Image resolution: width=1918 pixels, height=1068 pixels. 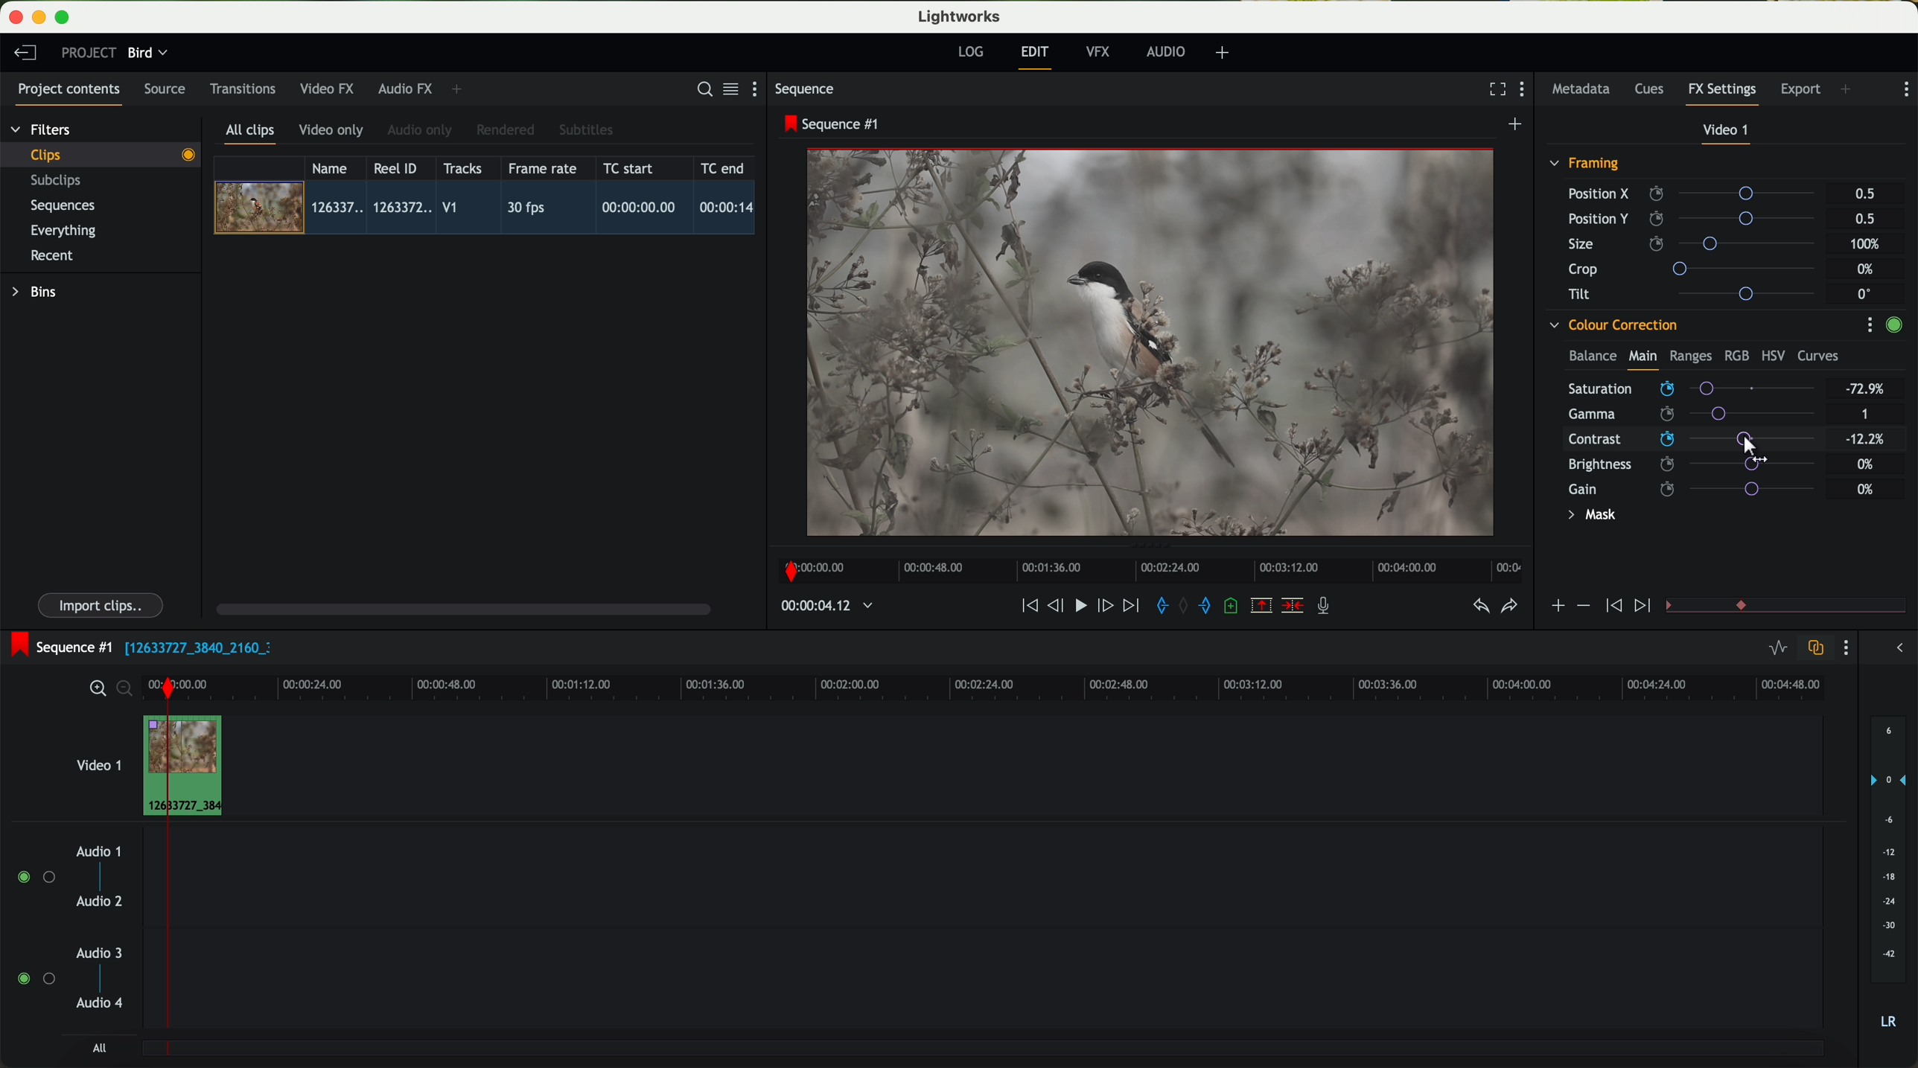 What do you see at coordinates (65, 18) in the screenshot?
I see `maximize program` at bounding box center [65, 18].